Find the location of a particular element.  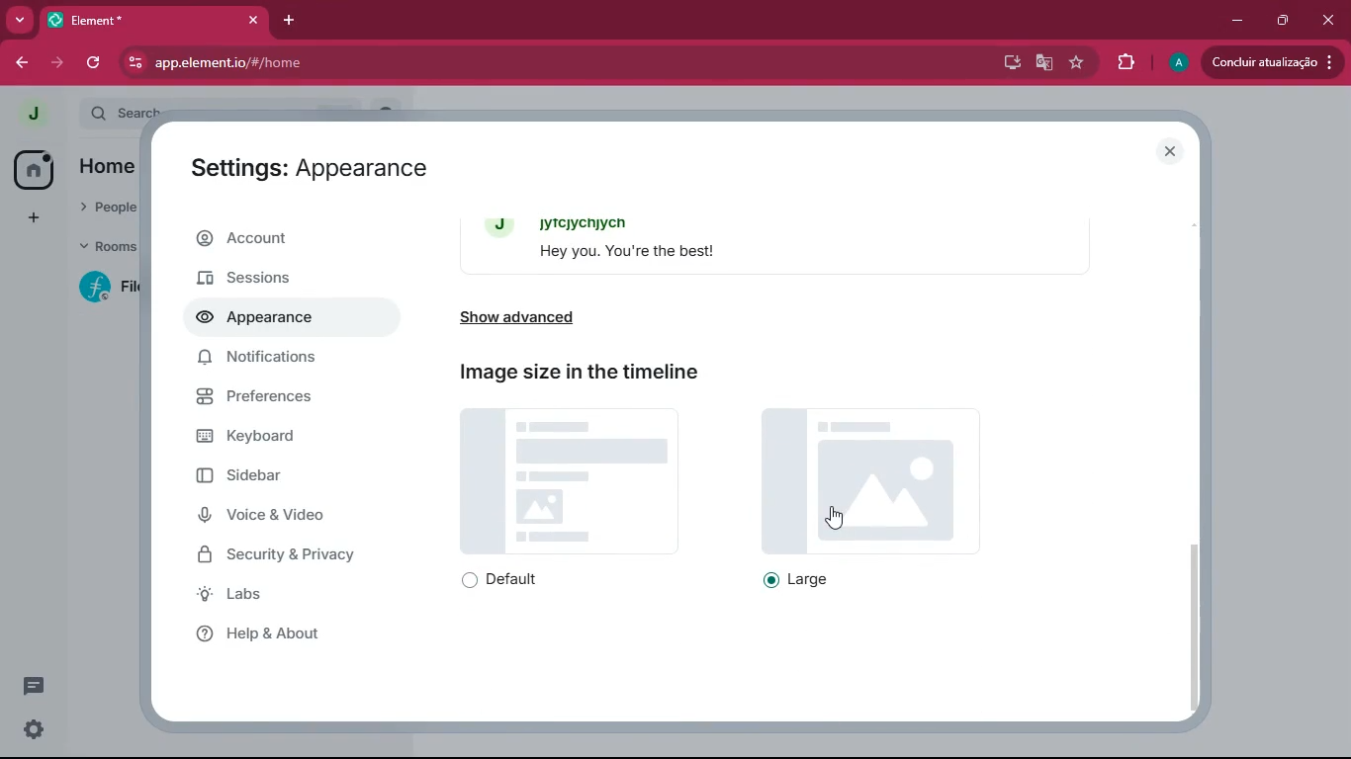

Condluir atualizacao is located at coordinates (1275, 65).